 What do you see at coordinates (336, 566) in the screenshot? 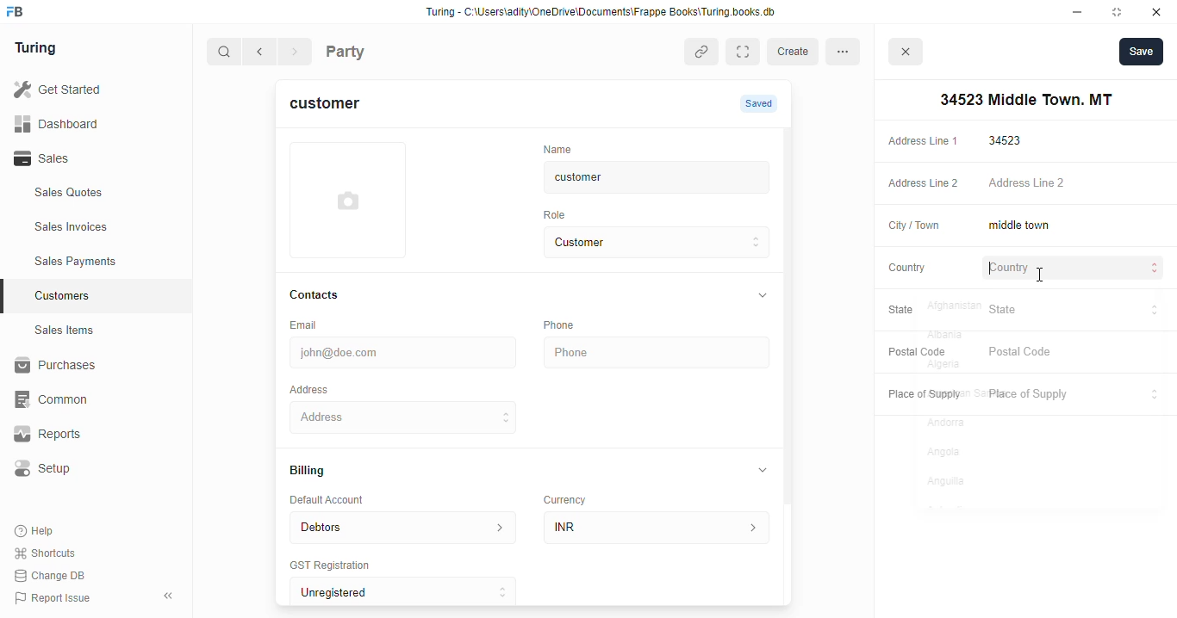
I see `‘GST Registration` at bounding box center [336, 566].